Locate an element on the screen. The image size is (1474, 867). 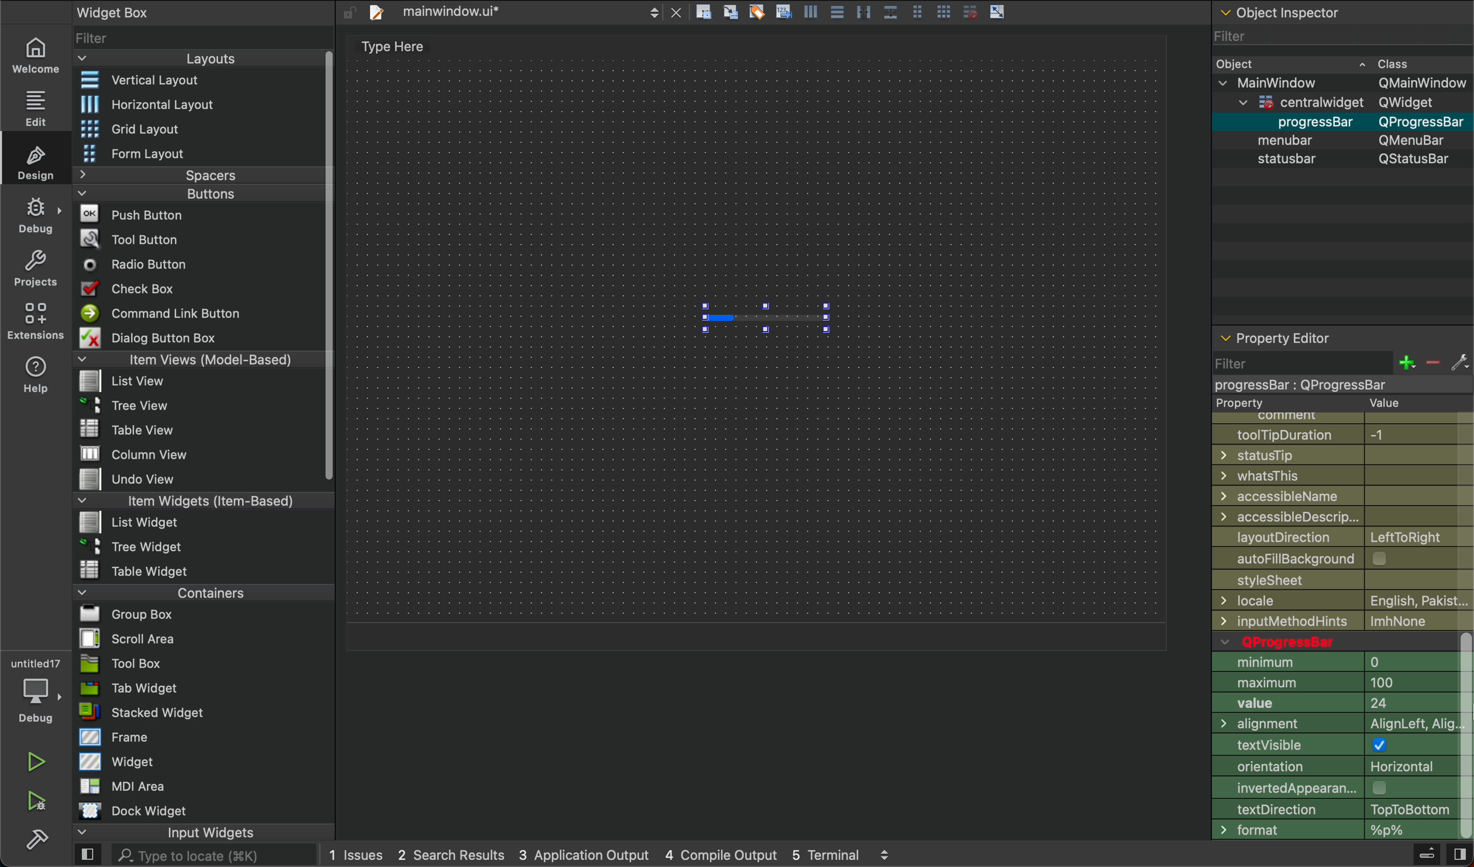
property editor is located at coordinates (1279, 333).